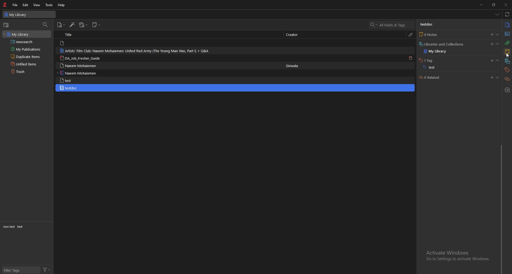  I want to click on close, so click(506, 5).